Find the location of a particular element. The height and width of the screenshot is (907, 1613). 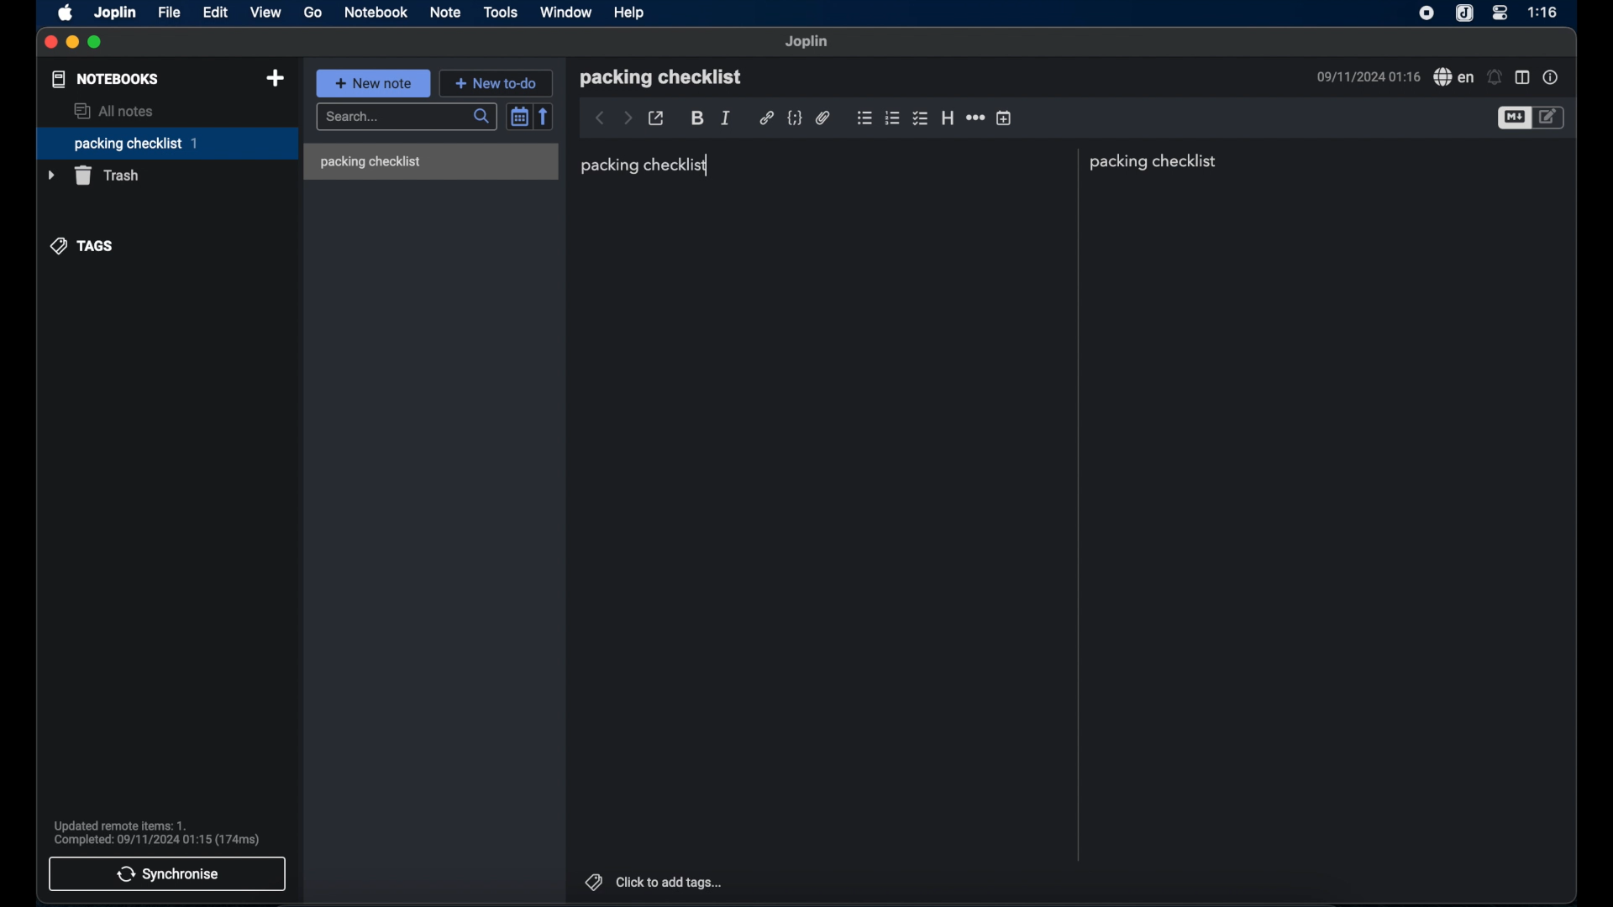

packing checklist is located at coordinates (660, 77).